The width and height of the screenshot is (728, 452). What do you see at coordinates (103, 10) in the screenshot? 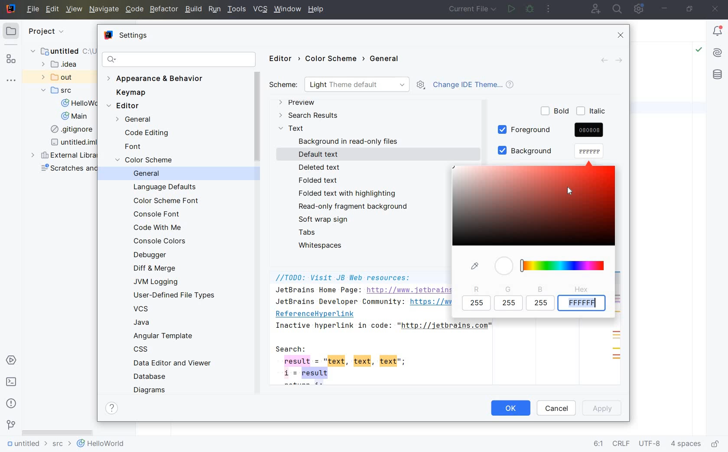
I see `NAVIGATE` at bounding box center [103, 10].